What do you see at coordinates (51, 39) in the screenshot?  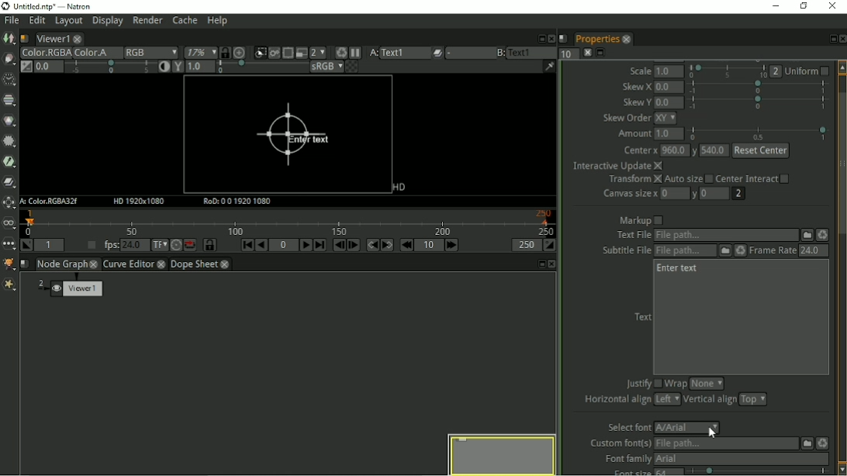 I see `Viewer1` at bounding box center [51, 39].